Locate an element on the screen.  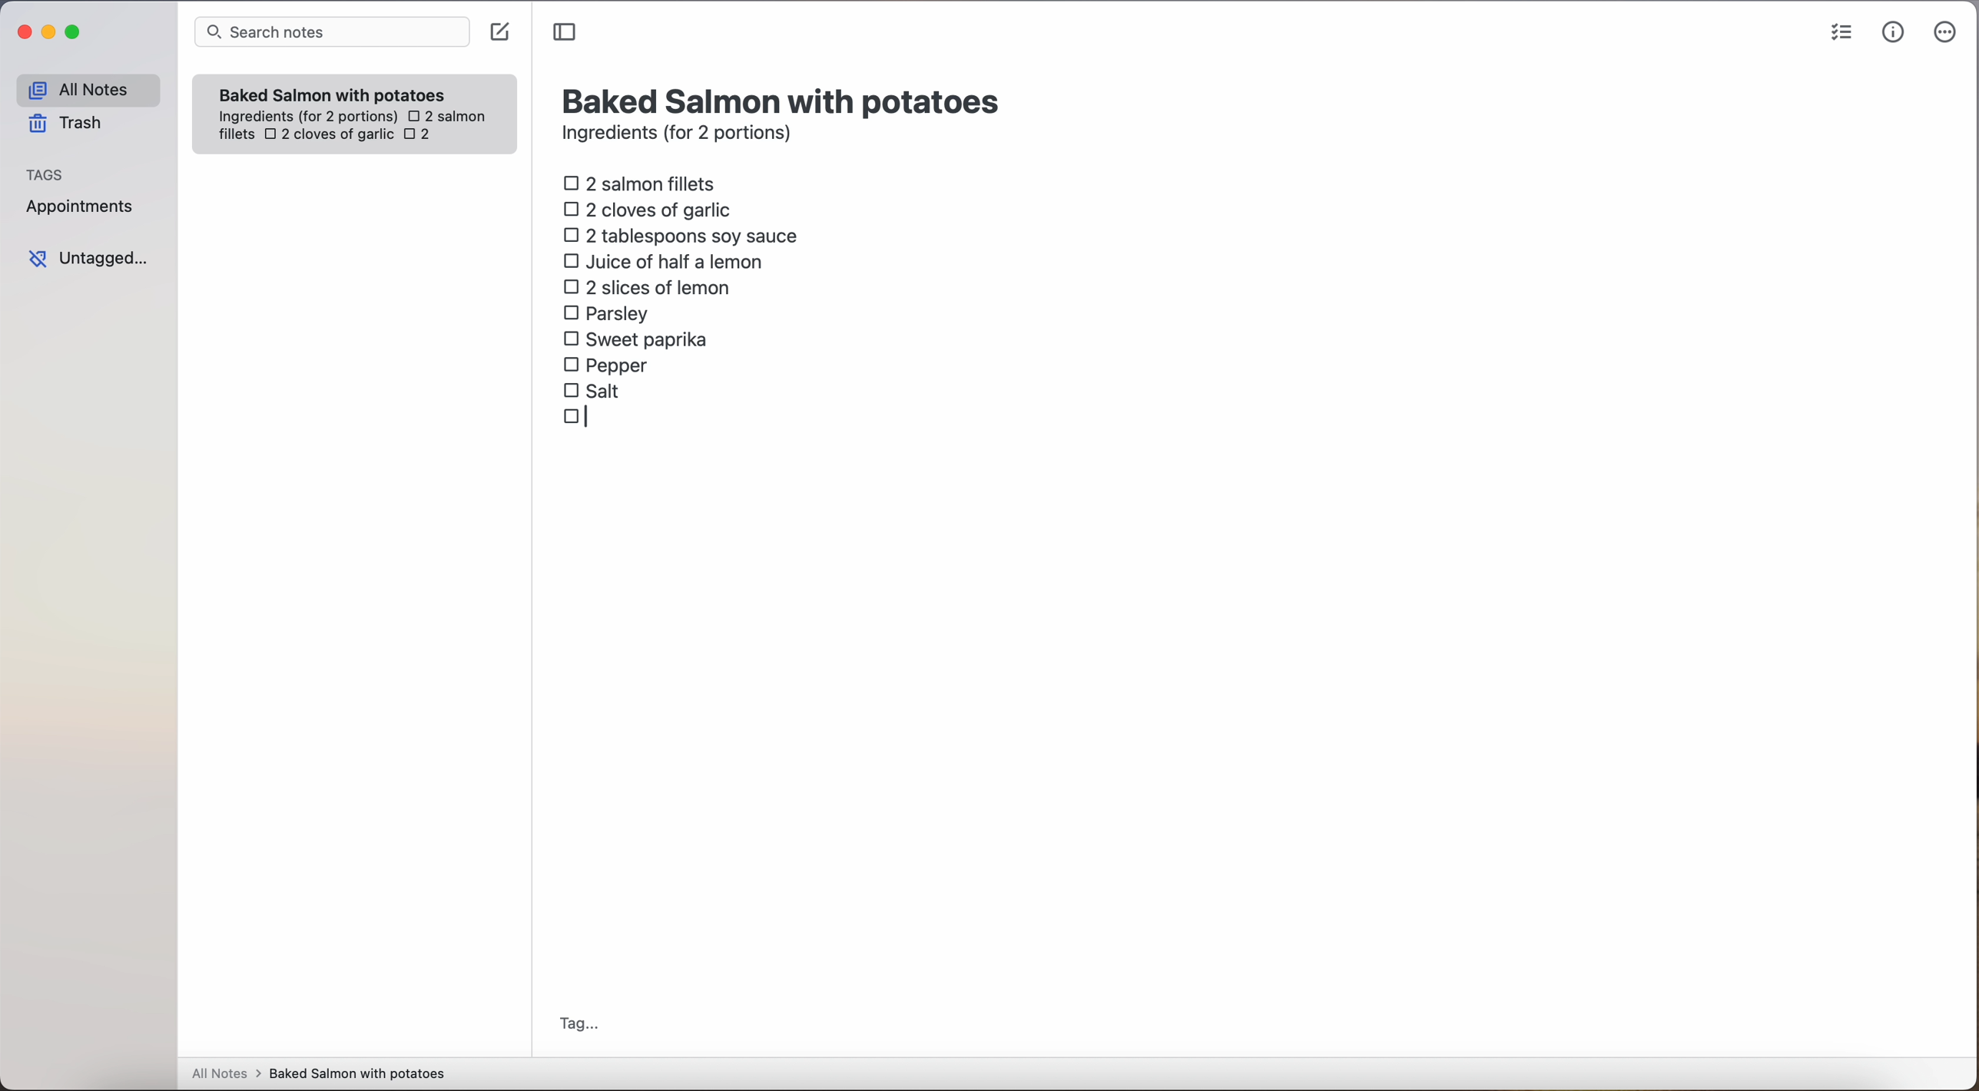
salt is located at coordinates (594, 390).